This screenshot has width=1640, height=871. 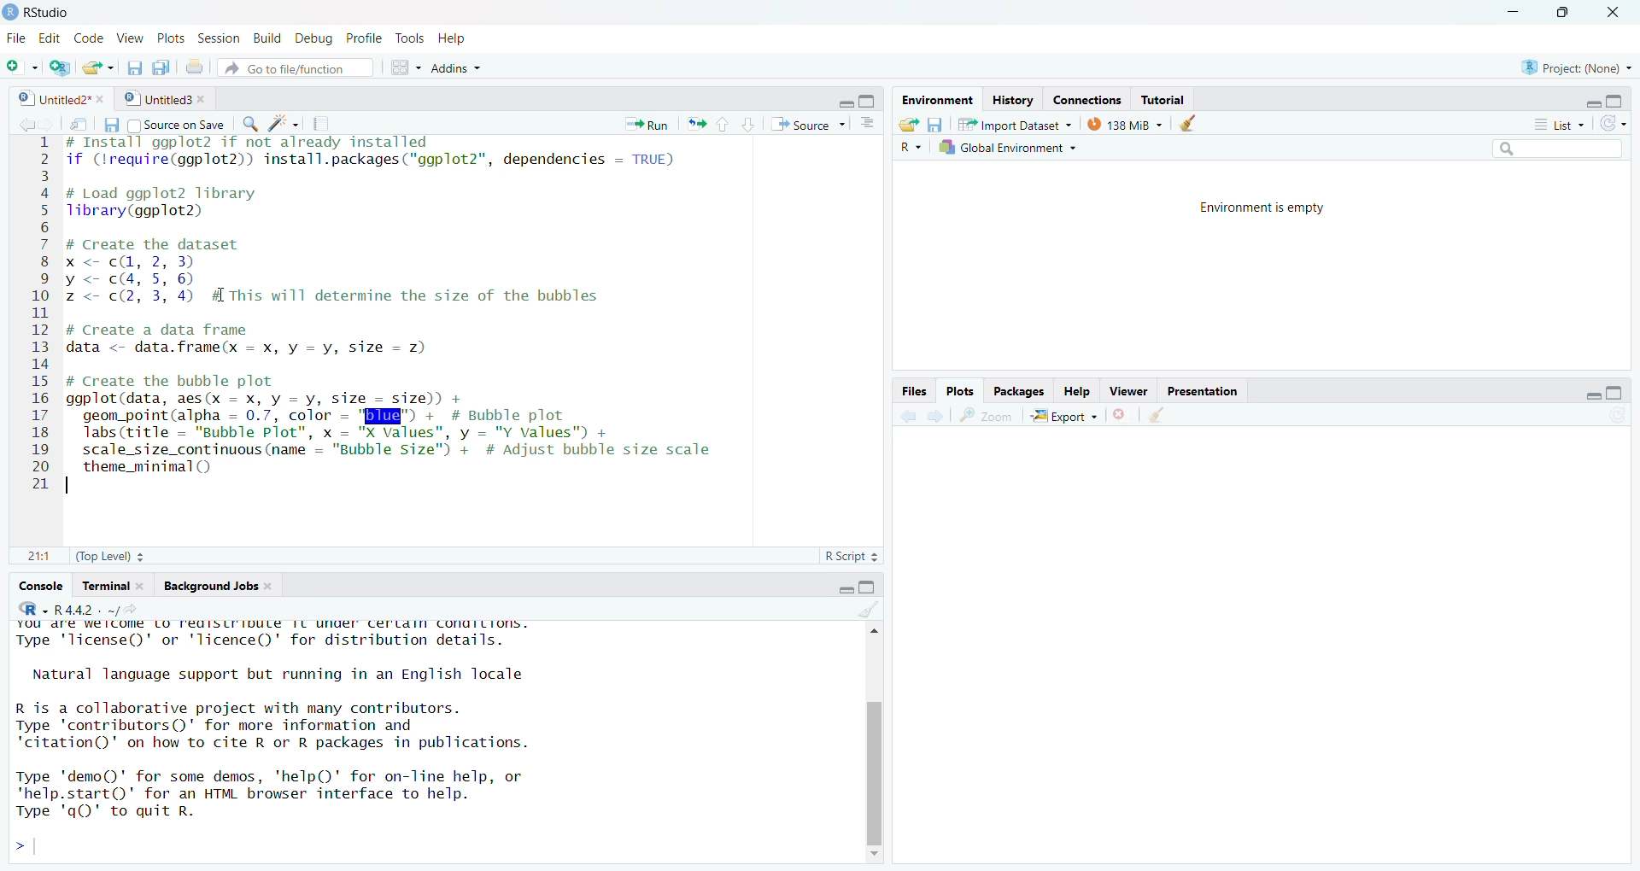 I want to click on save in new window, so click(x=73, y=120).